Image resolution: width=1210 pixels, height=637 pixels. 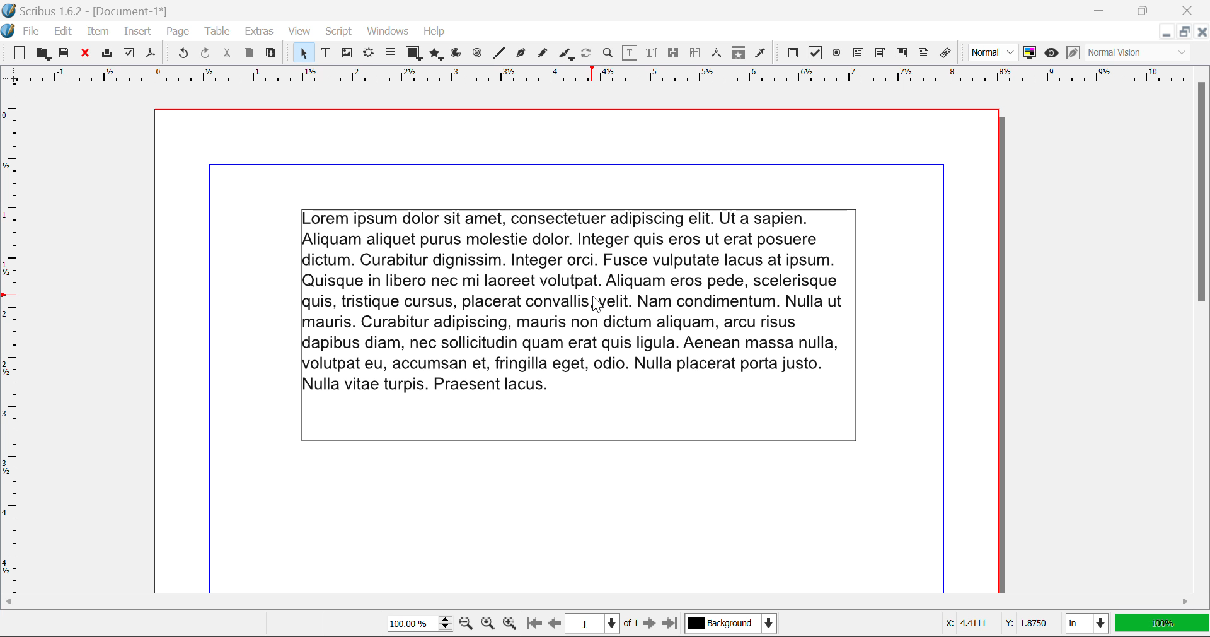 What do you see at coordinates (390, 54) in the screenshot?
I see `Tables` at bounding box center [390, 54].